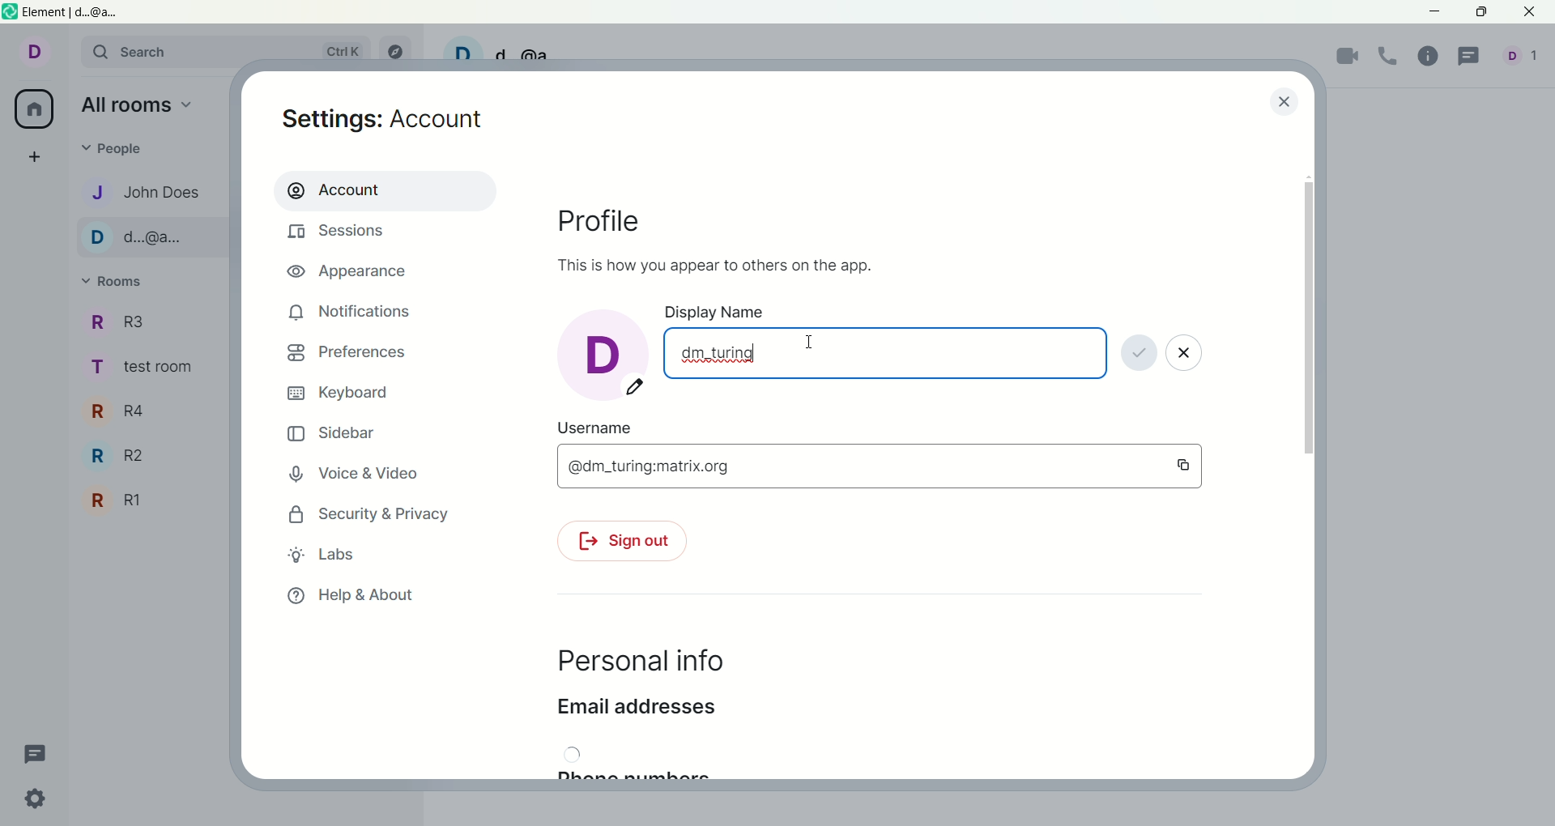 Image resolution: width=1555 pixels, height=826 pixels. Describe the element at coordinates (735, 312) in the screenshot. I see `display name` at that location.